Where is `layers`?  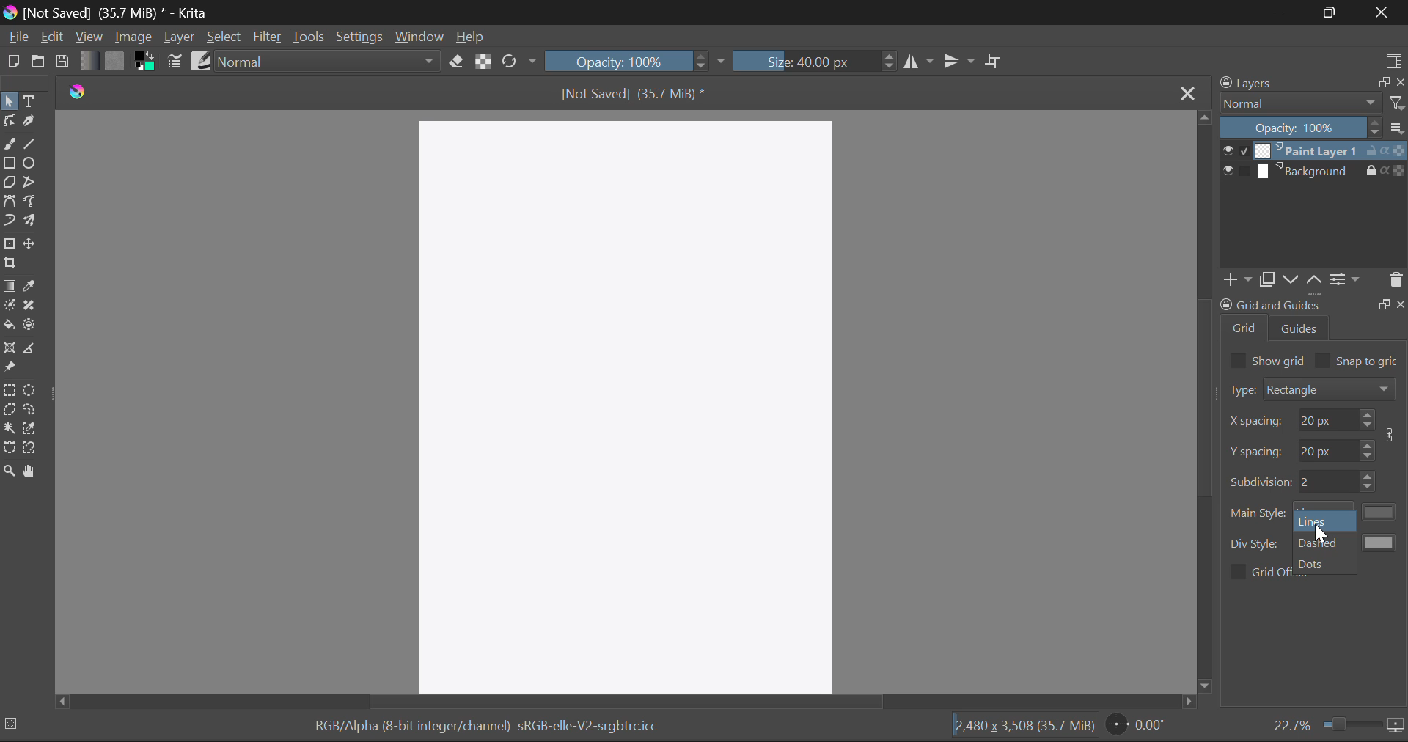 layers is located at coordinates (1249, 83).